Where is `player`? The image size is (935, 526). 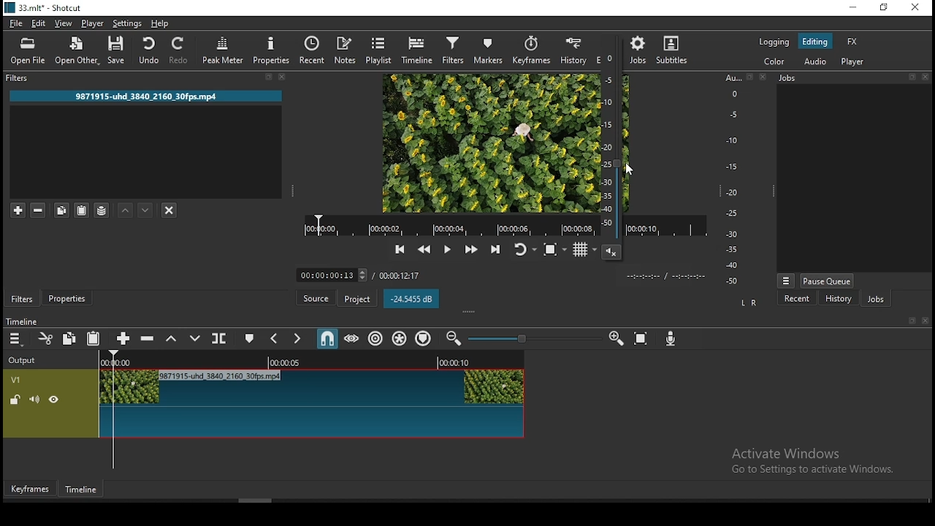
player is located at coordinates (93, 23).